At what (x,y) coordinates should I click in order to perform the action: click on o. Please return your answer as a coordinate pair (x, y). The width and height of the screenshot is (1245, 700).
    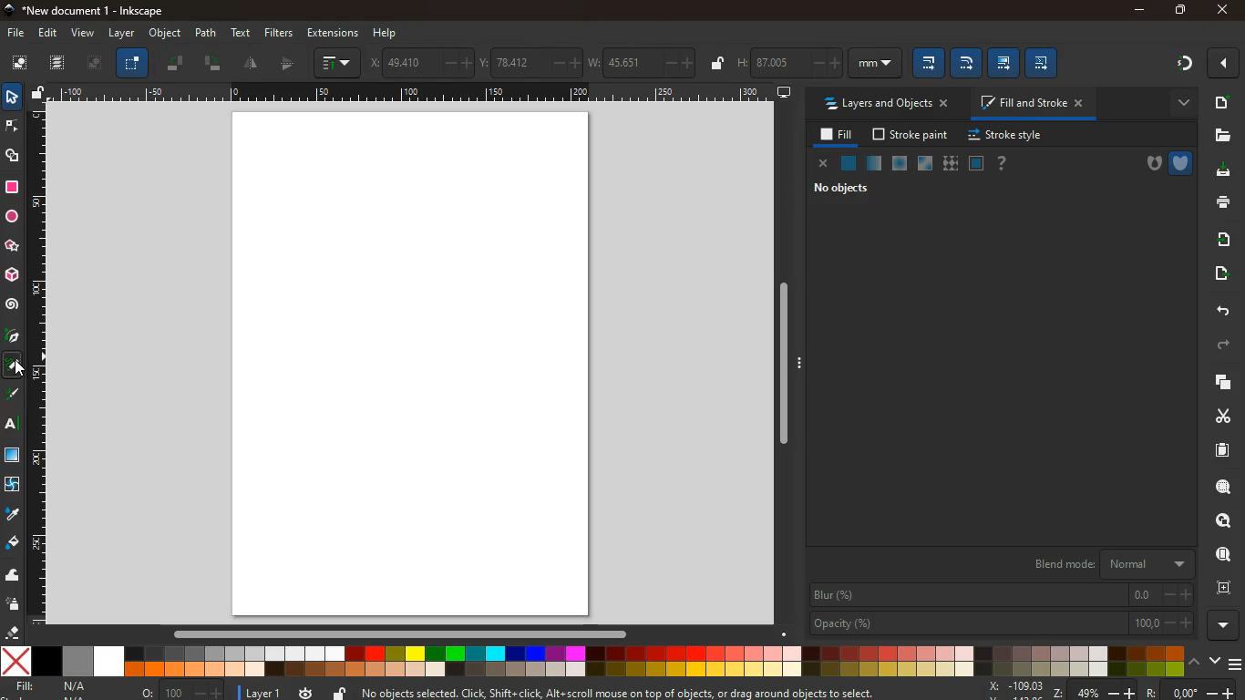
    Looking at the image, I should click on (182, 692).